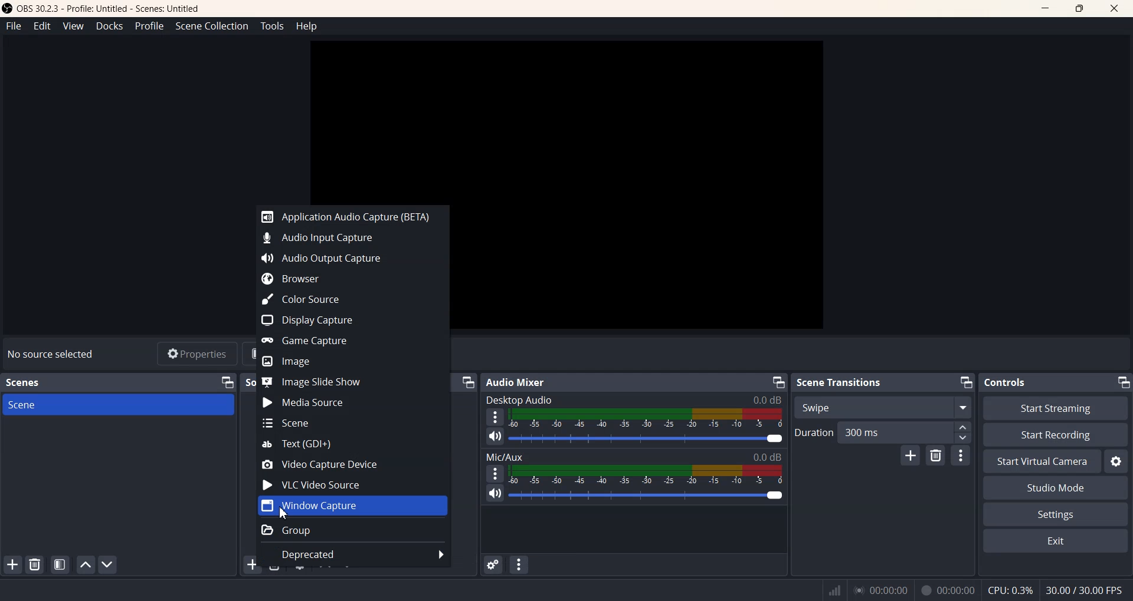  Describe the element at coordinates (23, 382) in the screenshot. I see `Scenes` at that location.